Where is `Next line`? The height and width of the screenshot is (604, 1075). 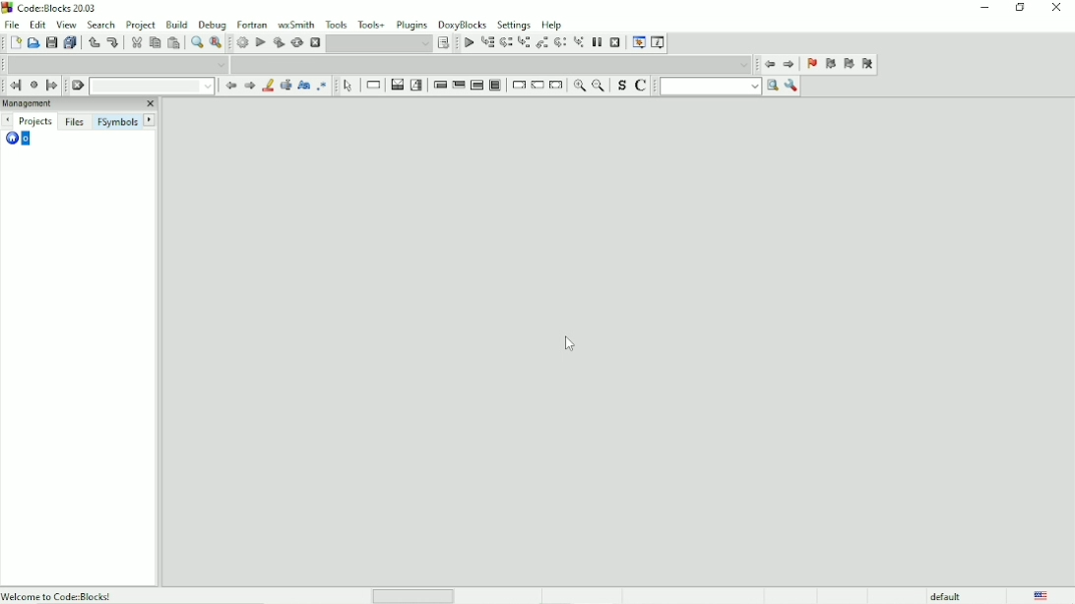 Next line is located at coordinates (506, 43).